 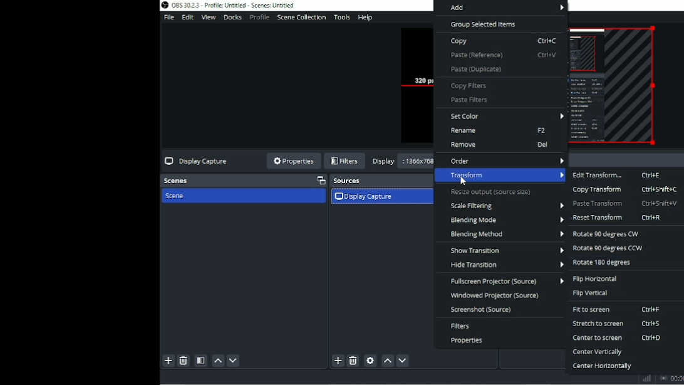 I want to click on Edit transform, so click(x=617, y=174).